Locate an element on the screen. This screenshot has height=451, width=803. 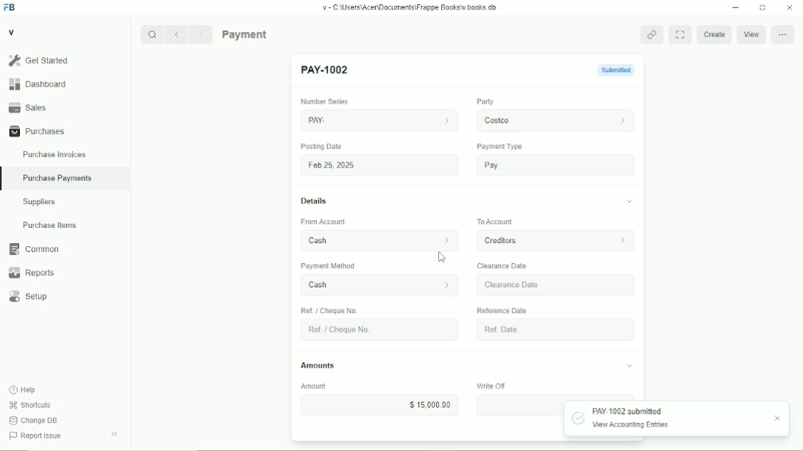
Shortcuts is located at coordinates (30, 405).